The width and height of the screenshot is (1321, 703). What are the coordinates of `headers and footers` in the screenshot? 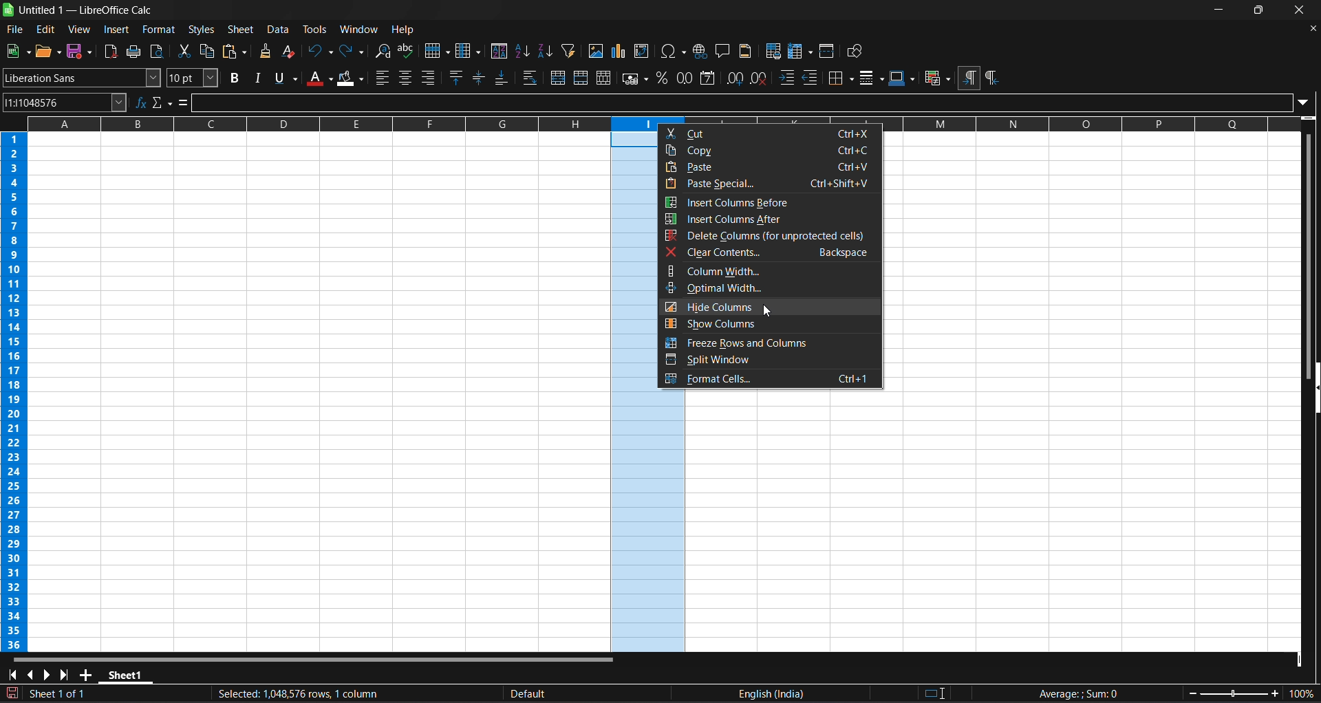 It's located at (746, 51).